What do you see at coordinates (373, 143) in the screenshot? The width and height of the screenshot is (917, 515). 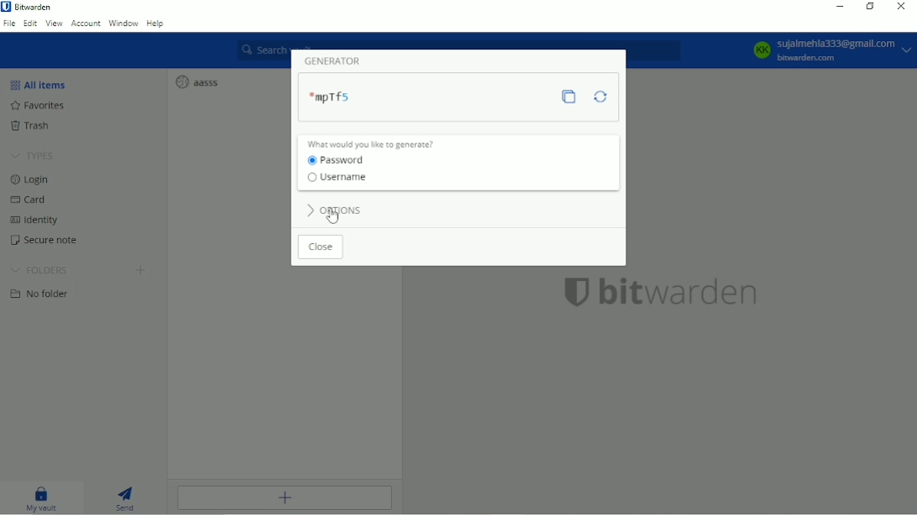 I see `What would you like to generate?` at bounding box center [373, 143].